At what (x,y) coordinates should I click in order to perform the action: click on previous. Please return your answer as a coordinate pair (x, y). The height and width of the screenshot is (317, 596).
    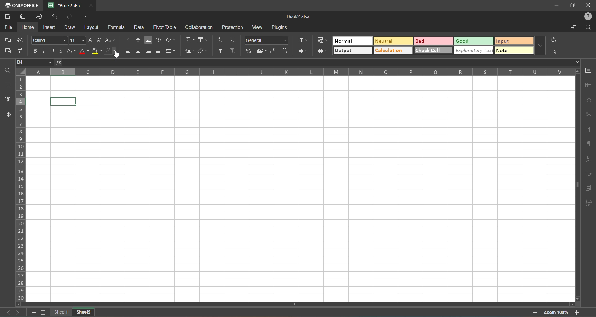
    Looking at the image, I should click on (7, 313).